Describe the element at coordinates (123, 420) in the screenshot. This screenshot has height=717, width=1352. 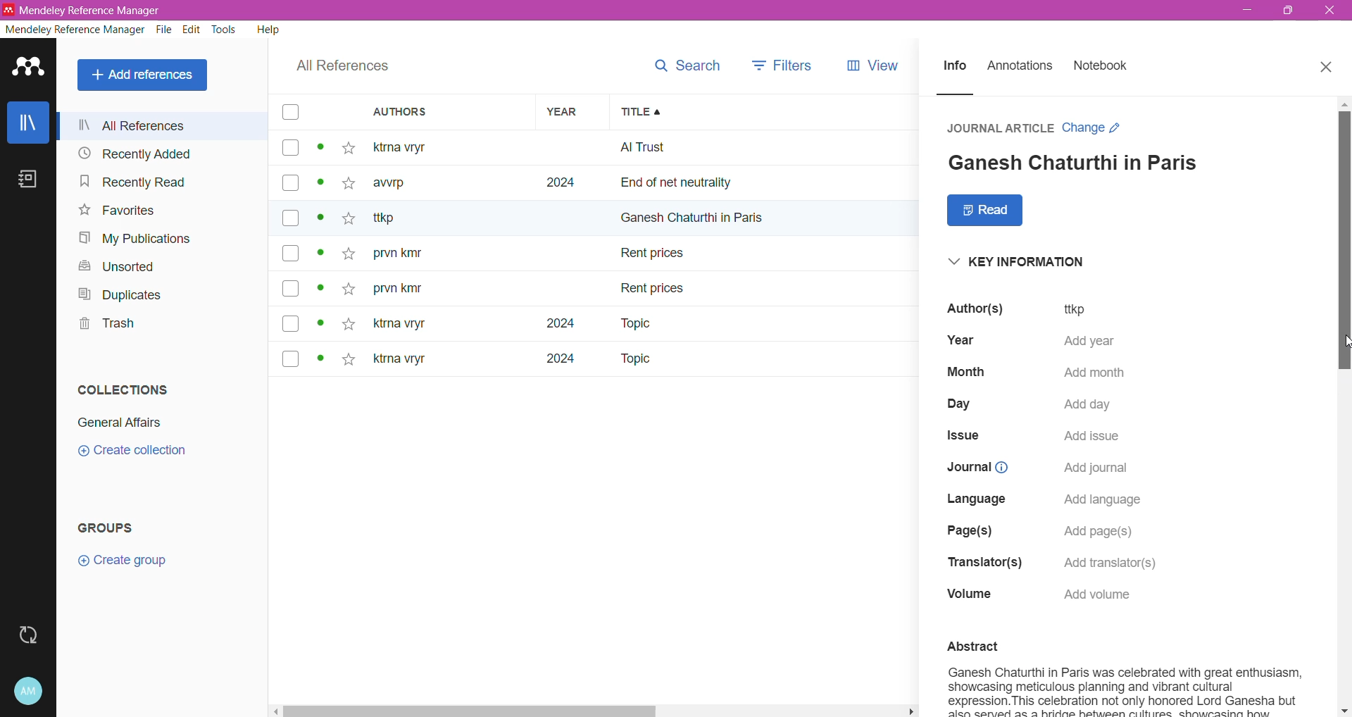
I see `Collection Name` at that location.